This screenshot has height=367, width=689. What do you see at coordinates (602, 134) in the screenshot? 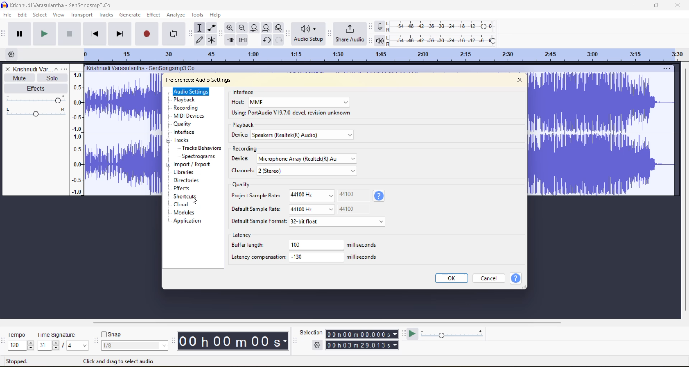
I see `Current track` at bounding box center [602, 134].